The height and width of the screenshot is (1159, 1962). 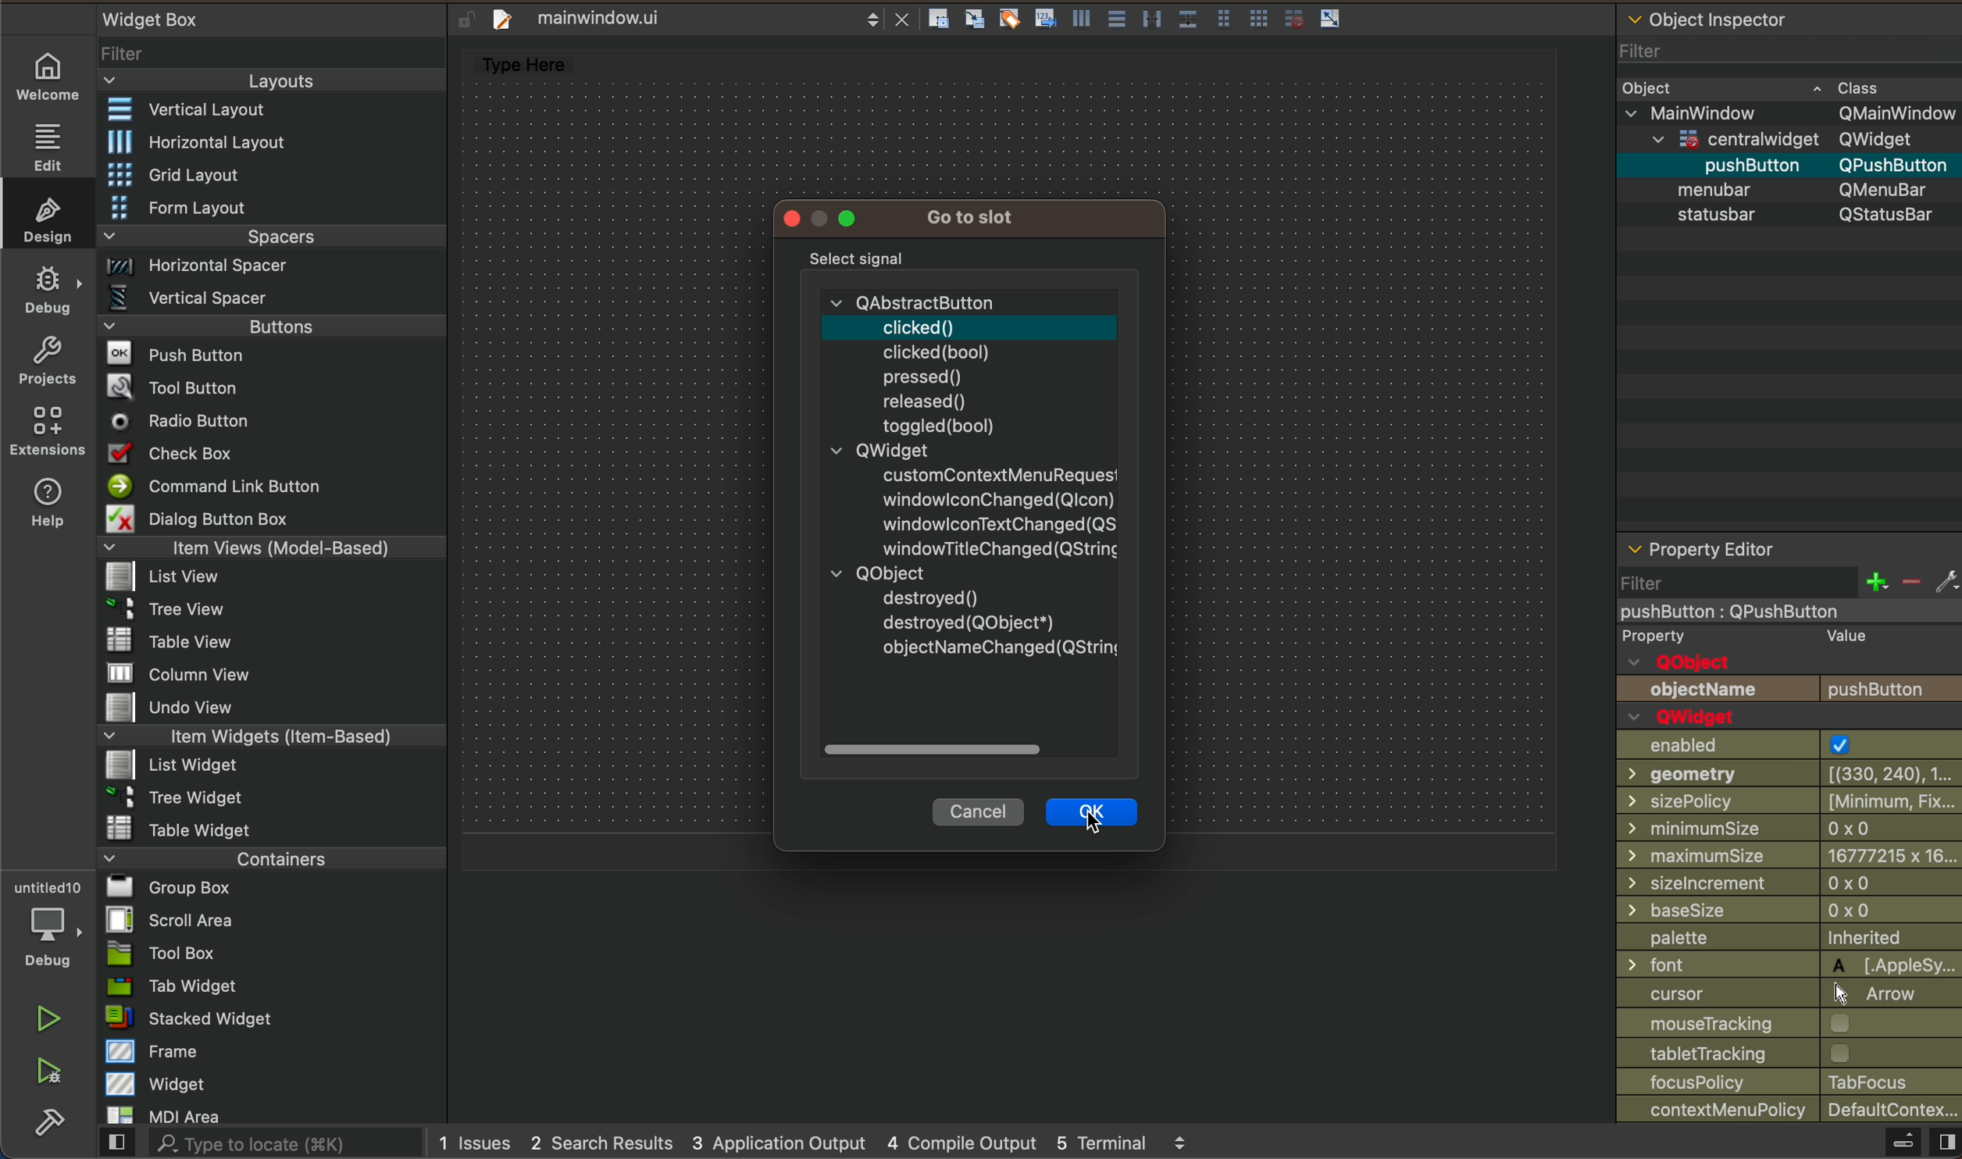 What do you see at coordinates (939, 425) in the screenshot?
I see `toggled(bool)` at bounding box center [939, 425].